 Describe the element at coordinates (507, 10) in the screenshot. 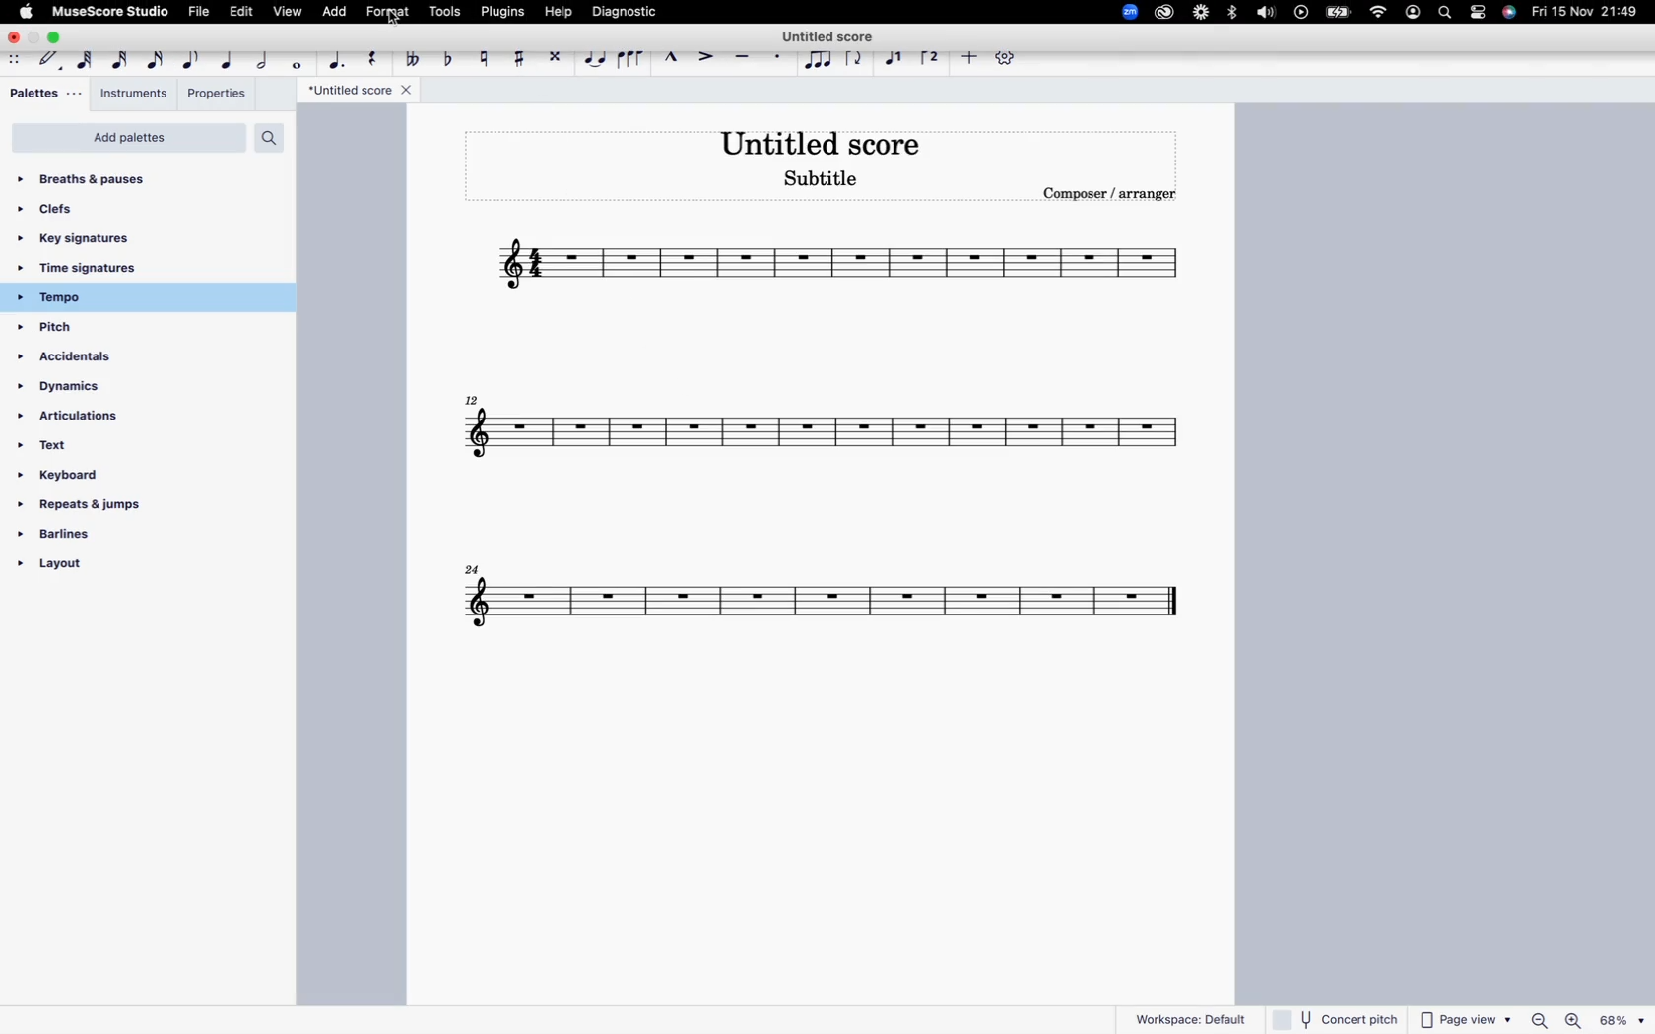

I see `plugins` at that location.